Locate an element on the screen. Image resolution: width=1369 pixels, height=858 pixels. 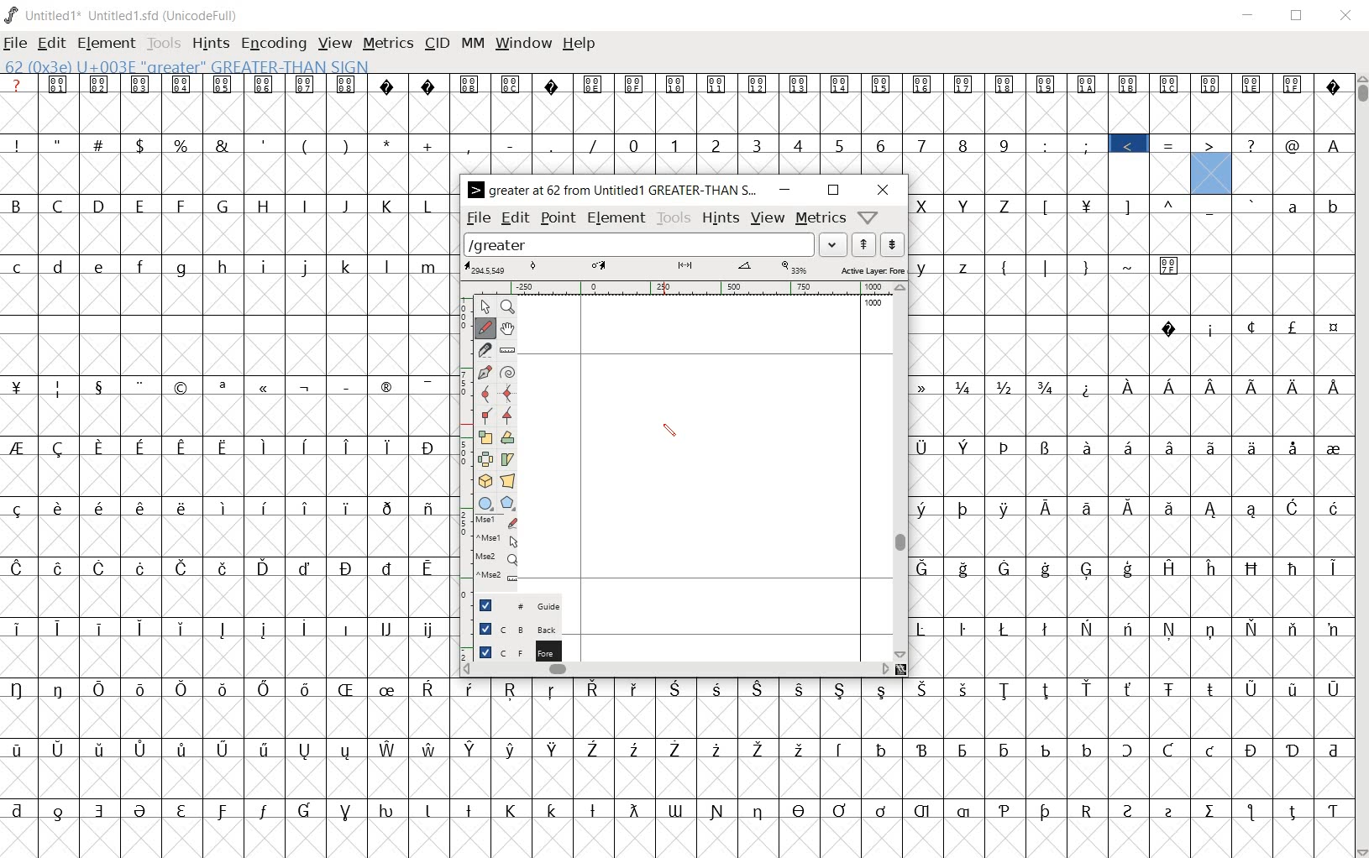
Add a corner point is located at coordinates (508, 415).